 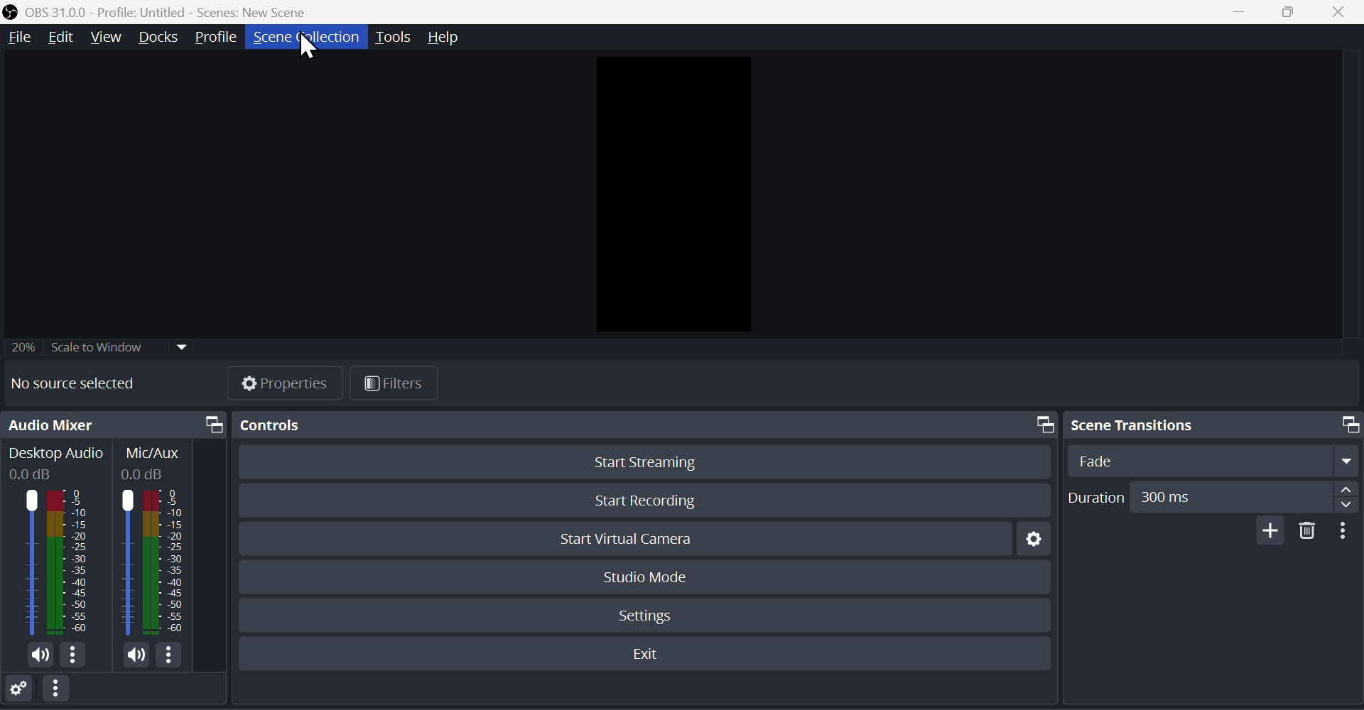 I want to click on Desktop Audio, so click(x=55, y=463).